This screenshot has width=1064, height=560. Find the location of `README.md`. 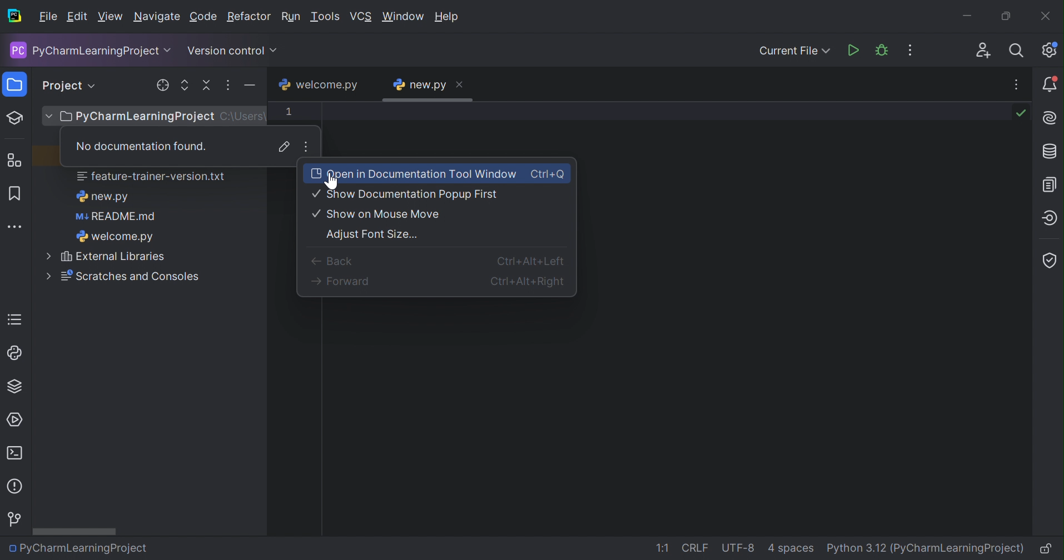

README.md is located at coordinates (116, 218).